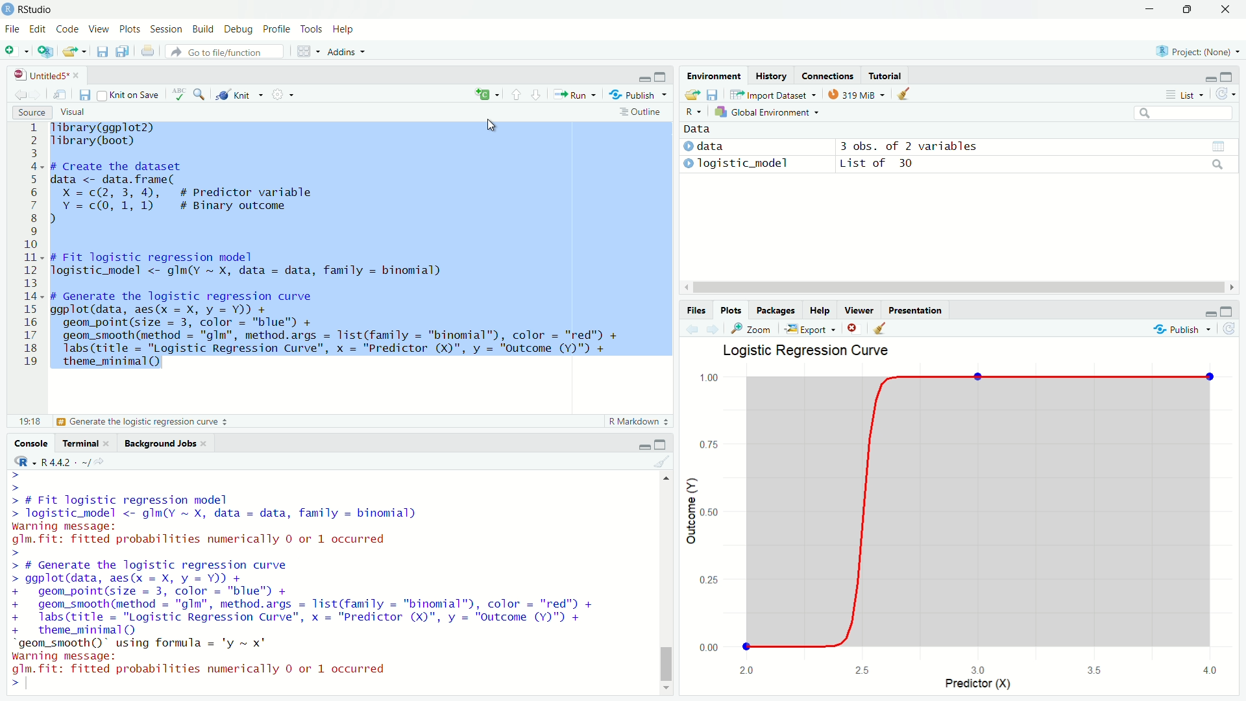  Describe the element at coordinates (203, 29) in the screenshot. I see `Build` at that location.